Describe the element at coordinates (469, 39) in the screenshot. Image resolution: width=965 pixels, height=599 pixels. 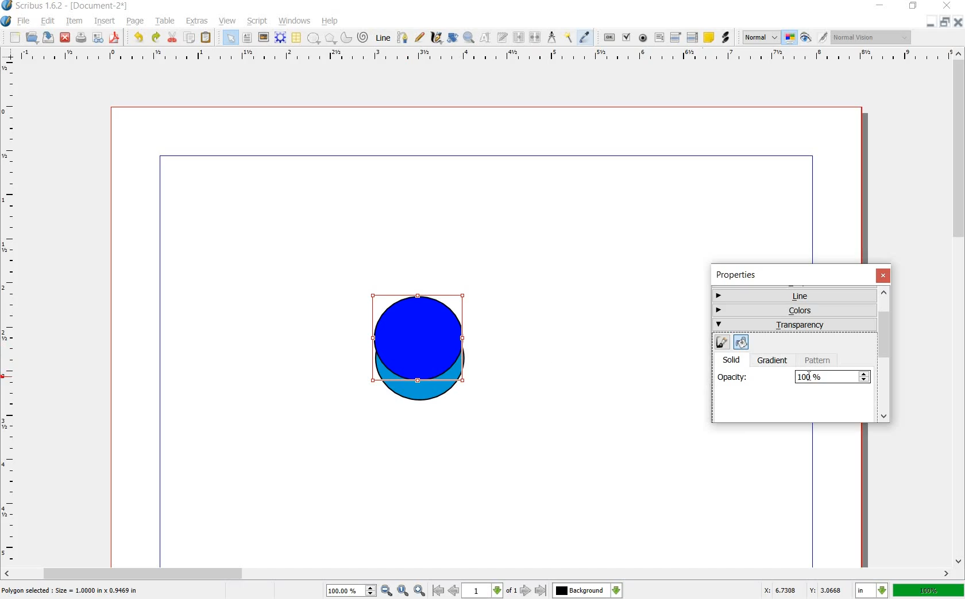
I see `zoom in or out` at that location.